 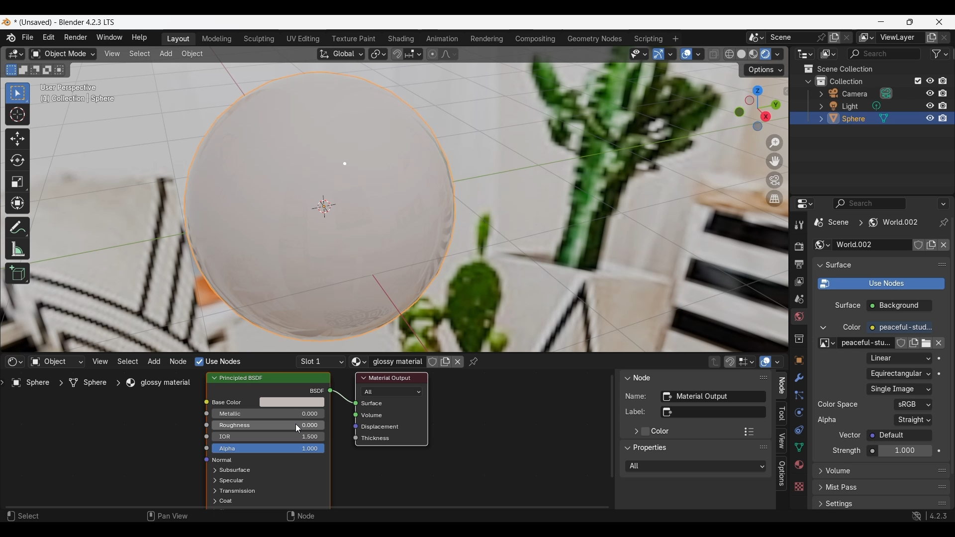 I want to click on Move, so click(x=17, y=139).